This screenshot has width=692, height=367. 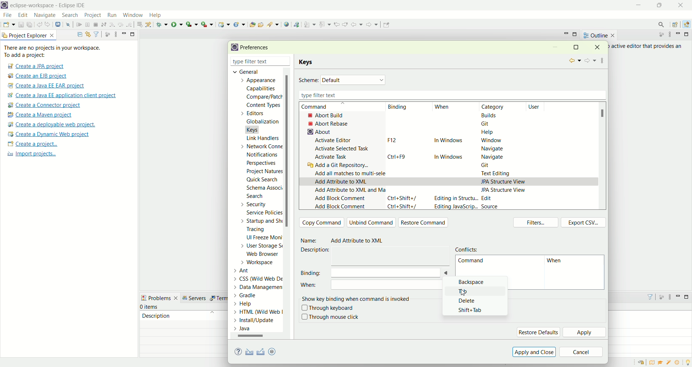 I want to click on maximize, so click(x=576, y=35).